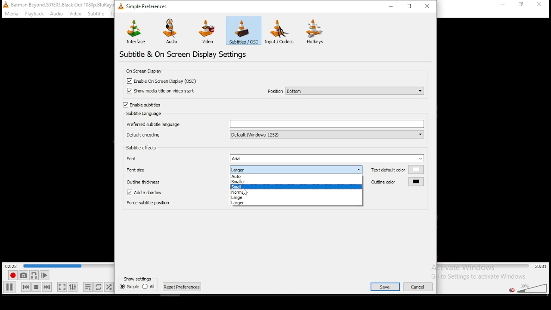  What do you see at coordinates (316, 31) in the screenshot?
I see `hotkeys` at bounding box center [316, 31].